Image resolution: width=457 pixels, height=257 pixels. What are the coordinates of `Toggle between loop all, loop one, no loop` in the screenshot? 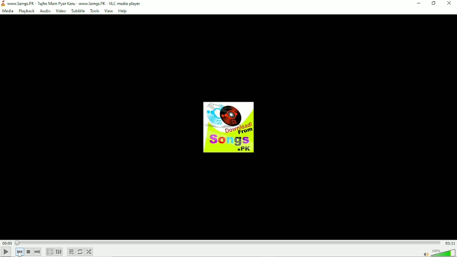 It's located at (80, 252).